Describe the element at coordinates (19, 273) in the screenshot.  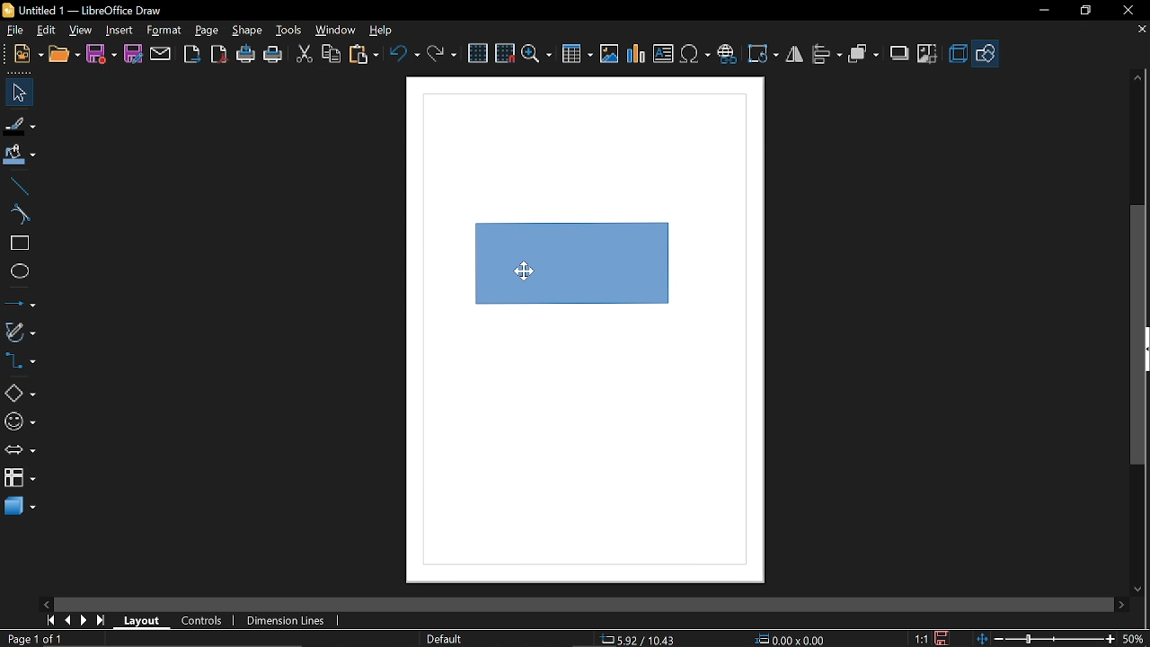
I see `ellipse` at that location.